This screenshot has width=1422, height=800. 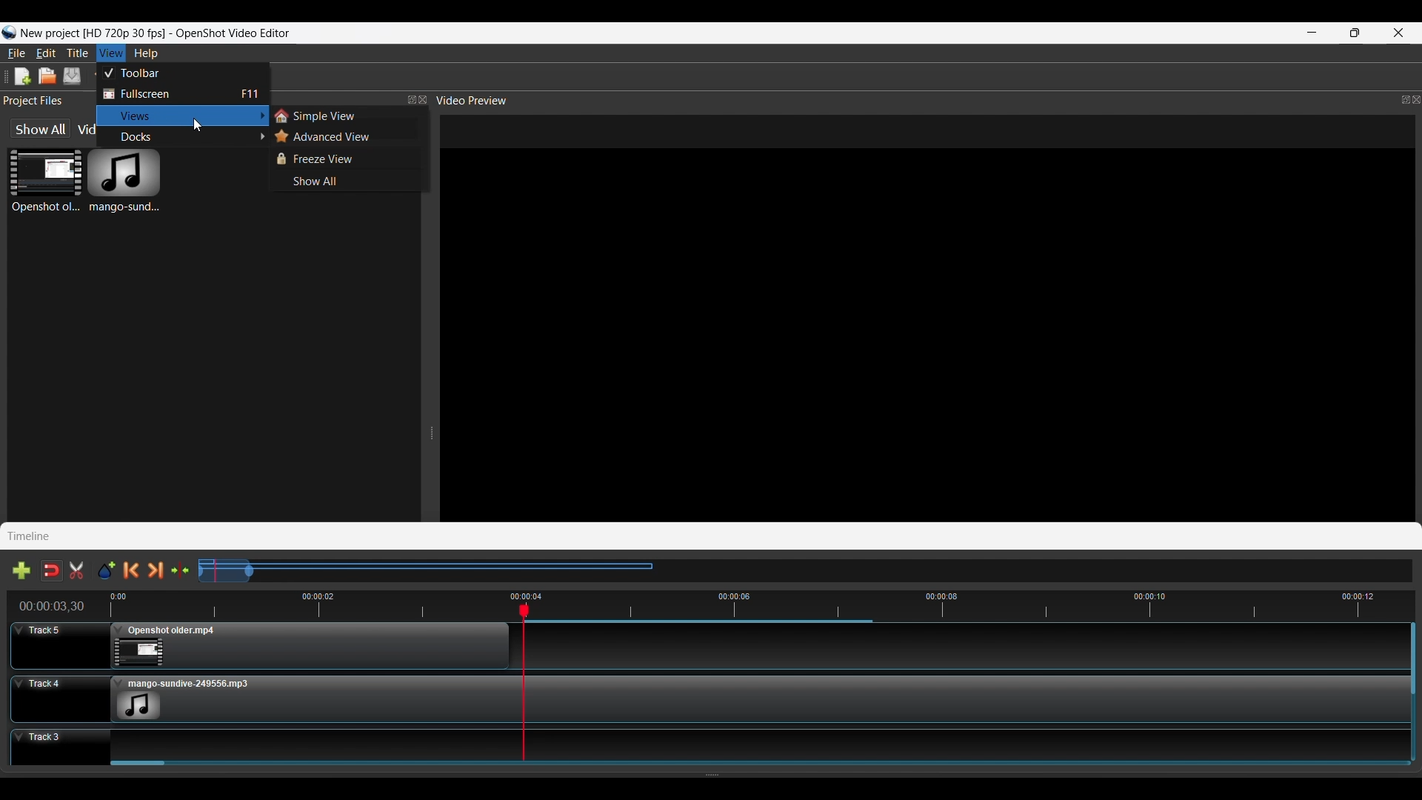 I want to click on Fullscreen, so click(x=181, y=93).